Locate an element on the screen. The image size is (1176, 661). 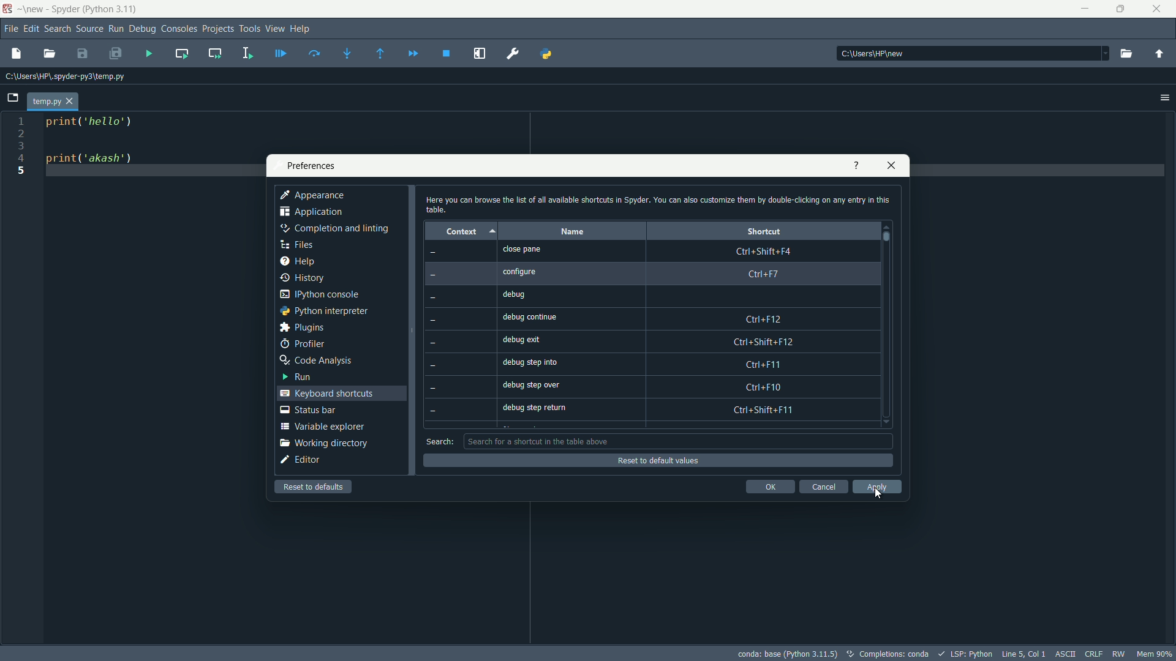
run menu is located at coordinates (116, 29).